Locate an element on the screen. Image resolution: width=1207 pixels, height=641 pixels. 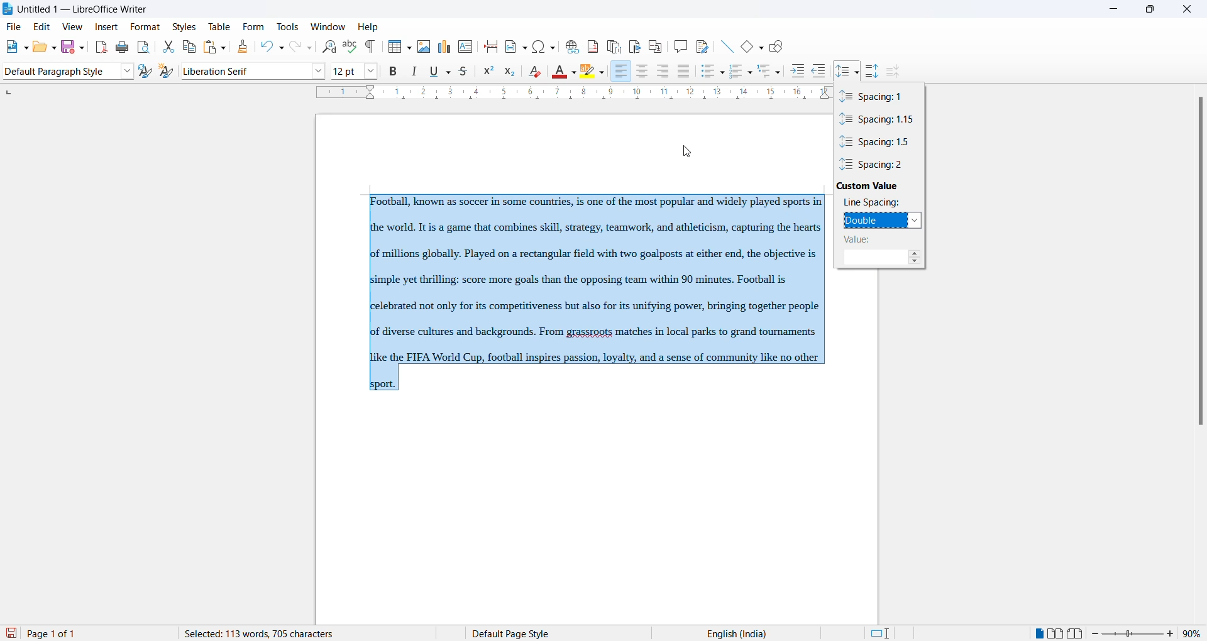
increase spaing is located at coordinates (914, 253).